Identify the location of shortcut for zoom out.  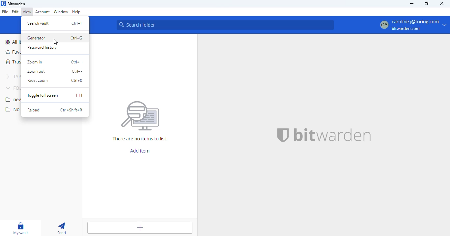
(77, 71).